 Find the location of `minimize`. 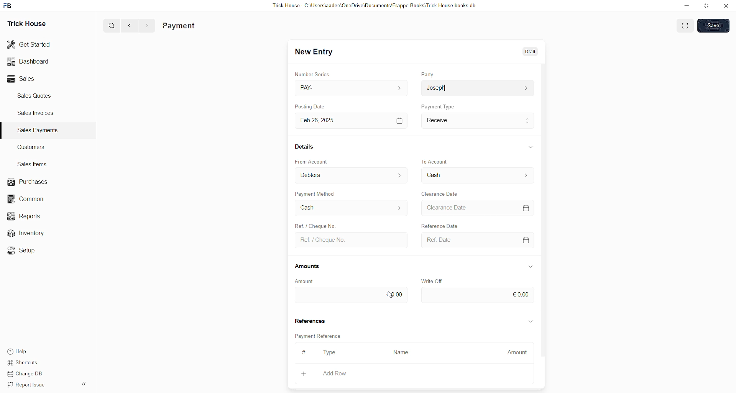

minimize is located at coordinates (687, 6).